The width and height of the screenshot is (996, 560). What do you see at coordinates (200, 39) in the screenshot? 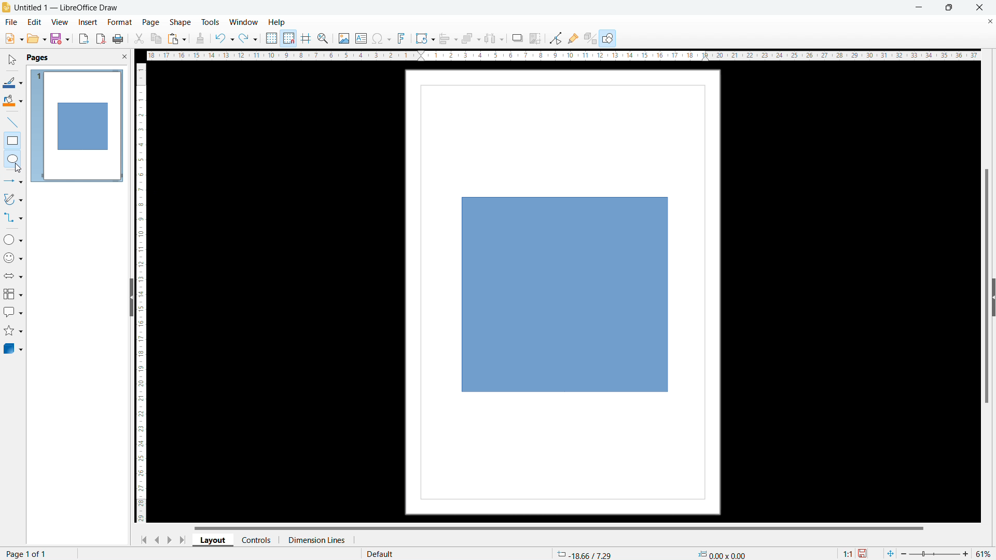
I see `clone formatting` at bounding box center [200, 39].